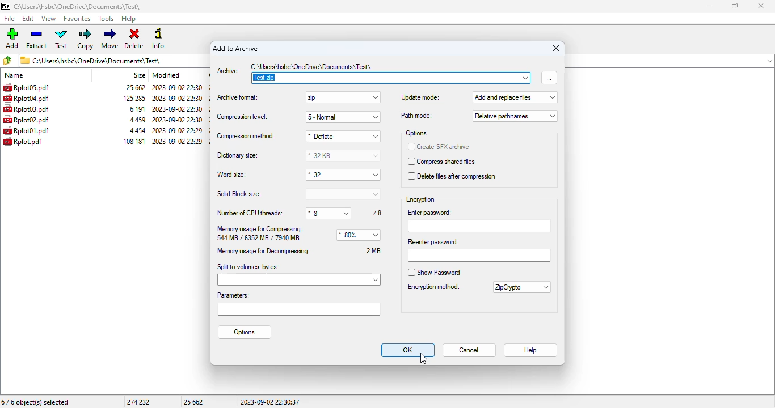  I want to click on cancel, so click(469, 351).